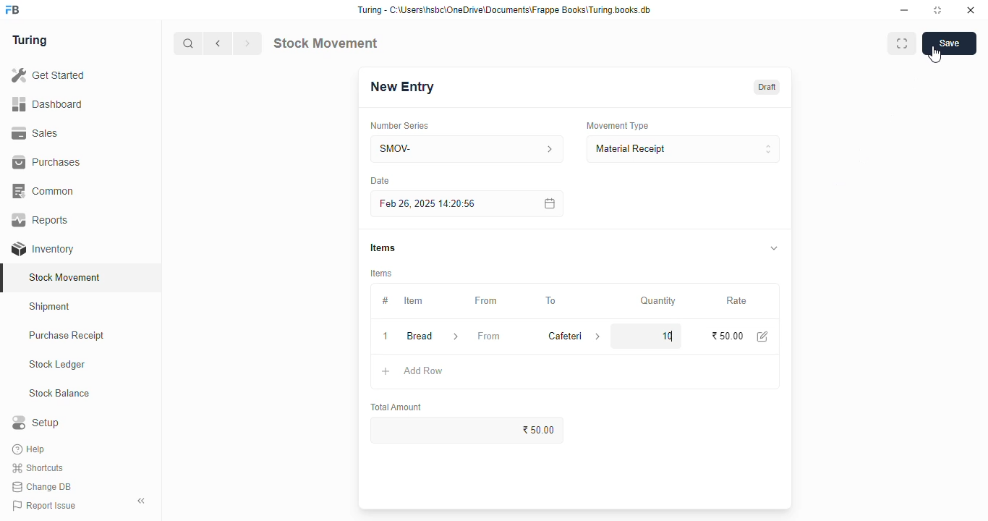  What do you see at coordinates (44, 505) in the screenshot?
I see `report issue` at bounding box center [44, 505].